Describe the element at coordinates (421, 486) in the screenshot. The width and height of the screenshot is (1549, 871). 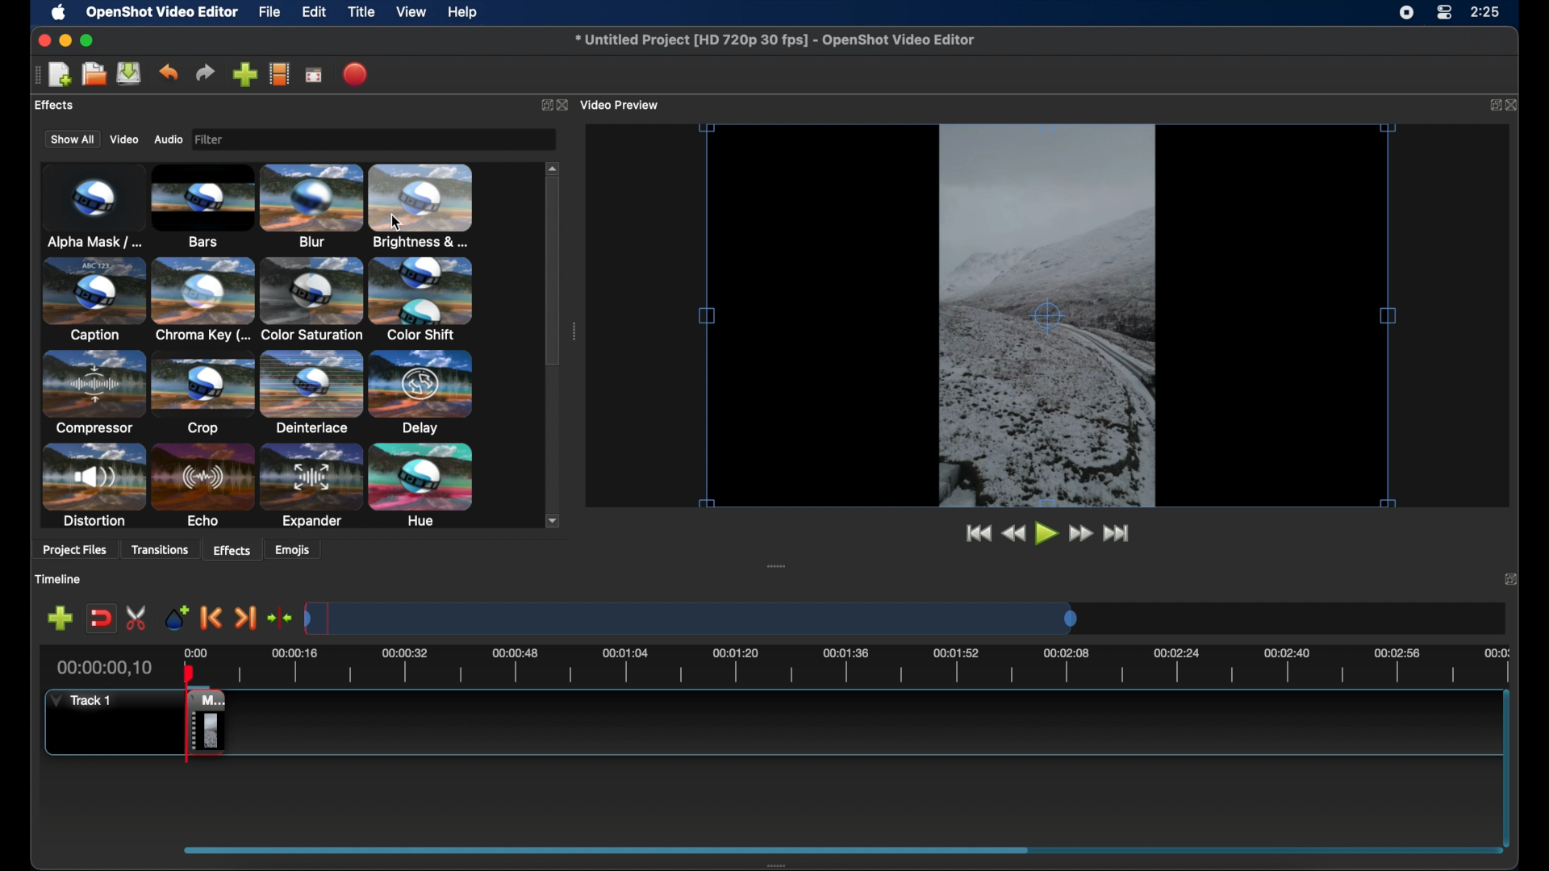
I see `hue` at that location.